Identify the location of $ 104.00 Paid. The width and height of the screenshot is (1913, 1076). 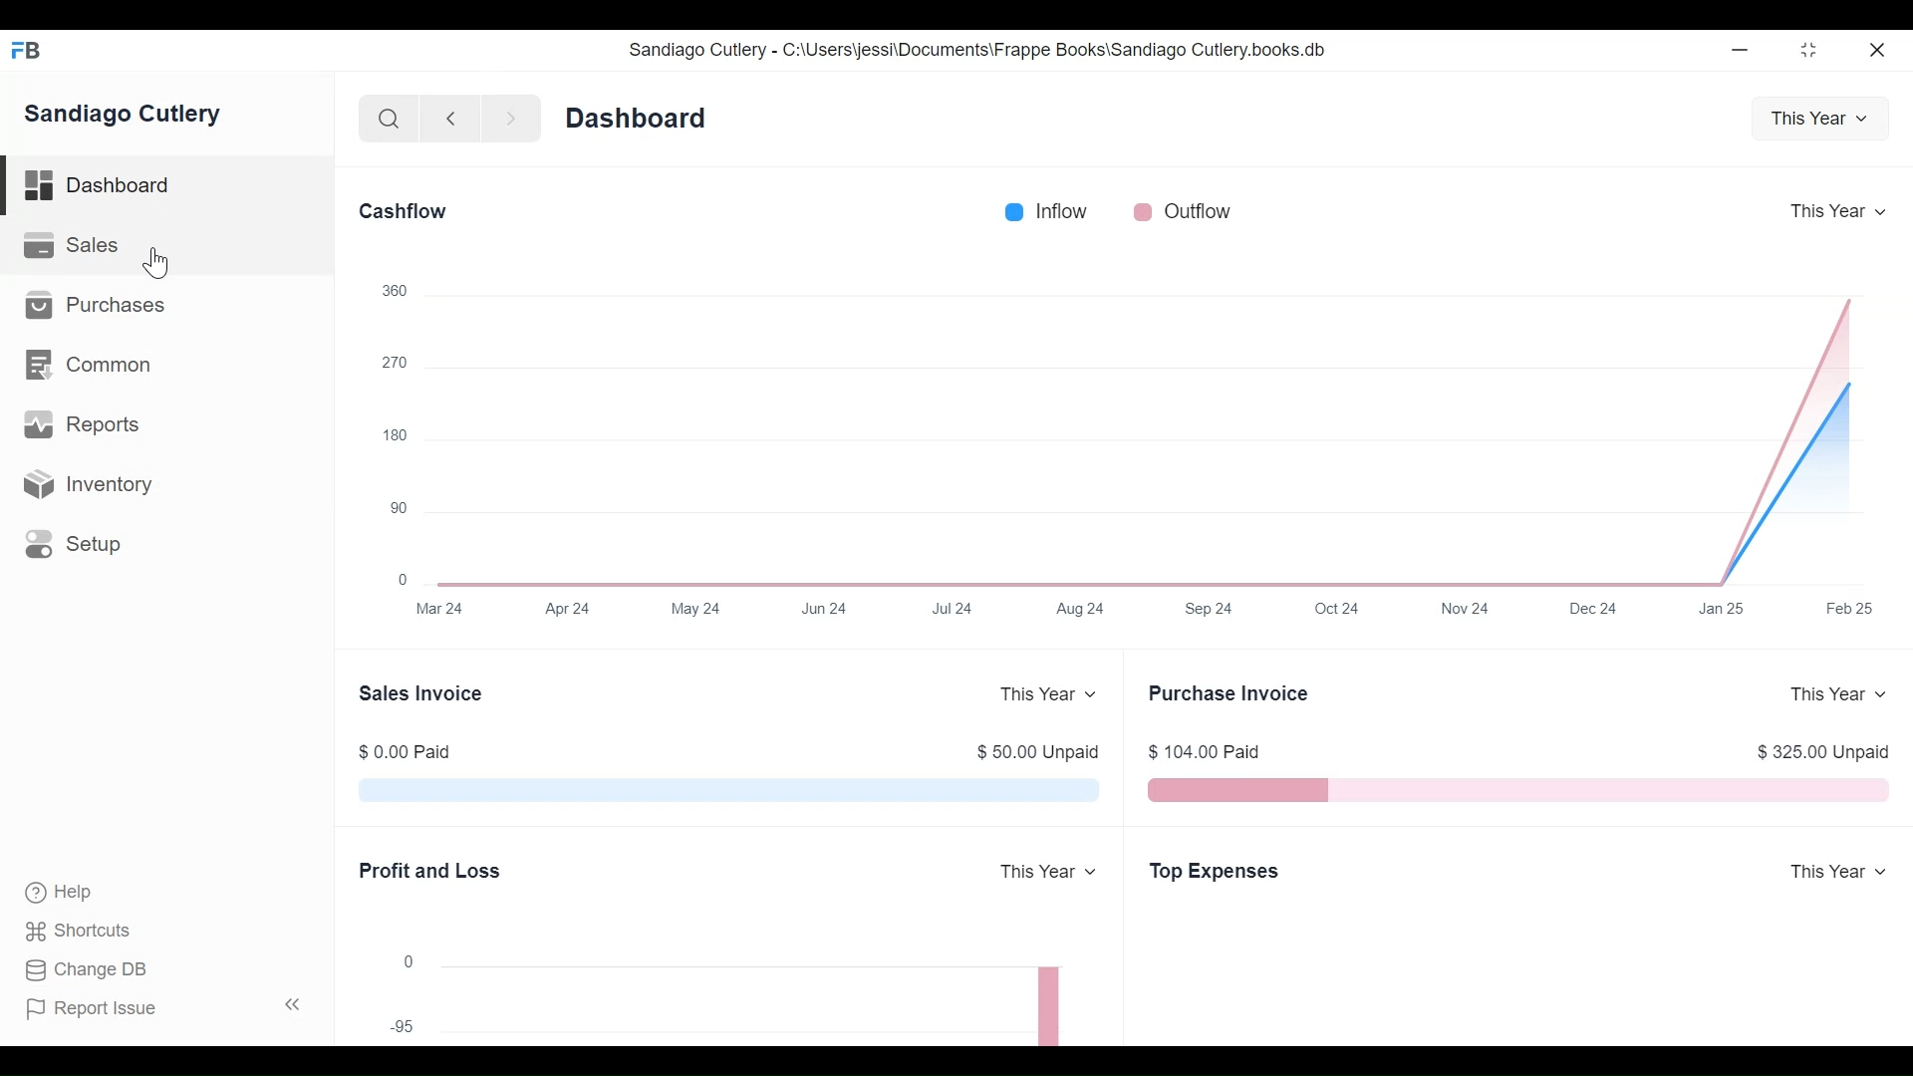
(1205, 751).